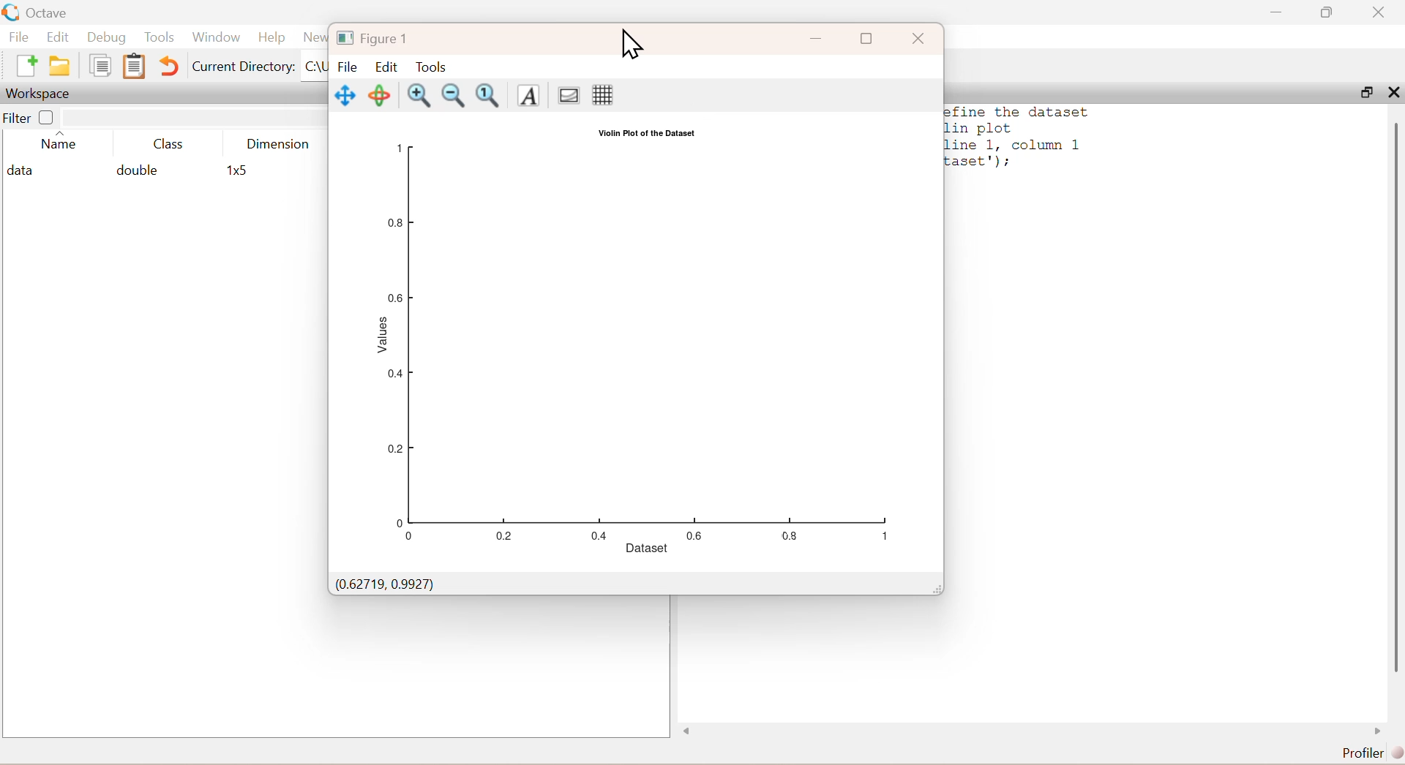 The width and height of the screenshot is (1405, 765). Describe the element at coordinates (636, 340) in the screenshot. I see `graph` at that location.